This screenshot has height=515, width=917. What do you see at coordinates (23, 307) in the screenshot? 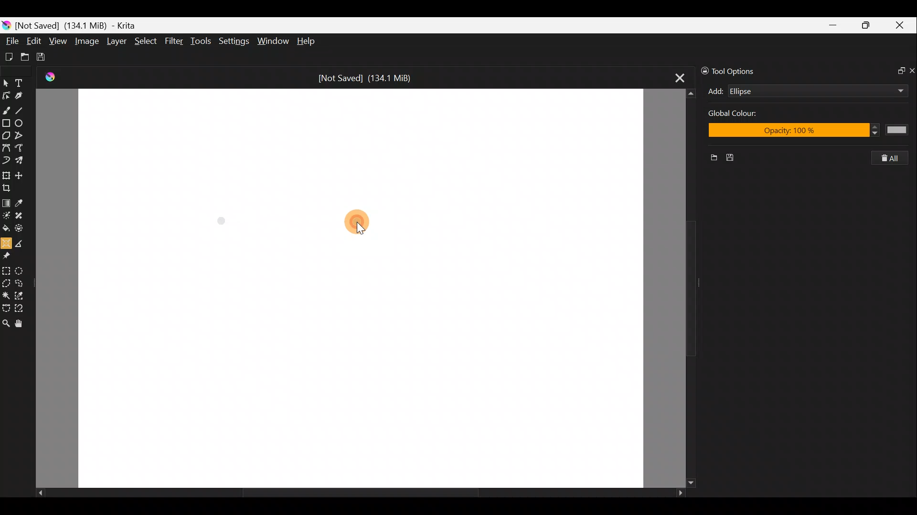
I see `Magnetic curve selection tool` at bounding box center [23, 307].